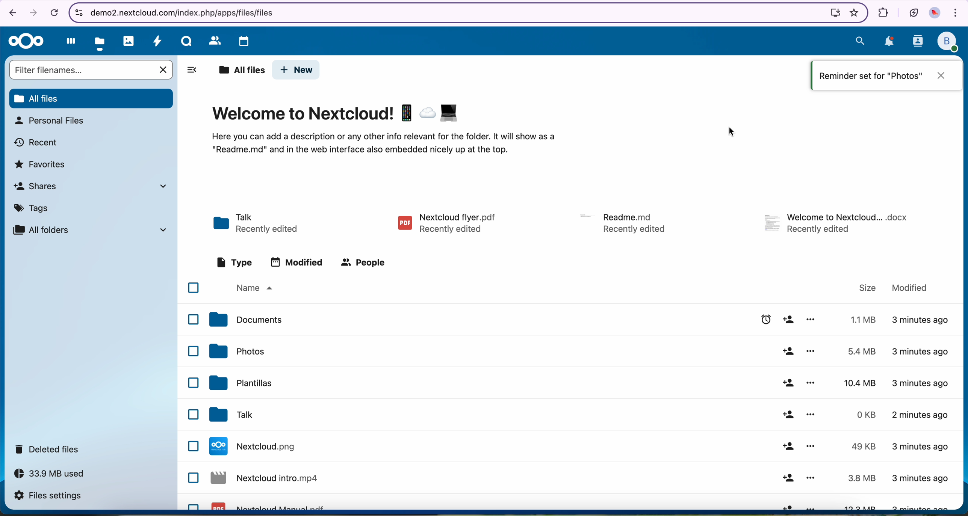  Describe the element at coordinates (811, 480) in the screenshot. I see `more options` at that location.